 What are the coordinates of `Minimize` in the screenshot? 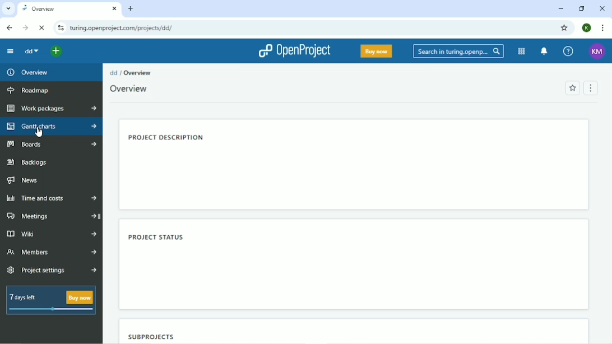 It's located at (561, 9).